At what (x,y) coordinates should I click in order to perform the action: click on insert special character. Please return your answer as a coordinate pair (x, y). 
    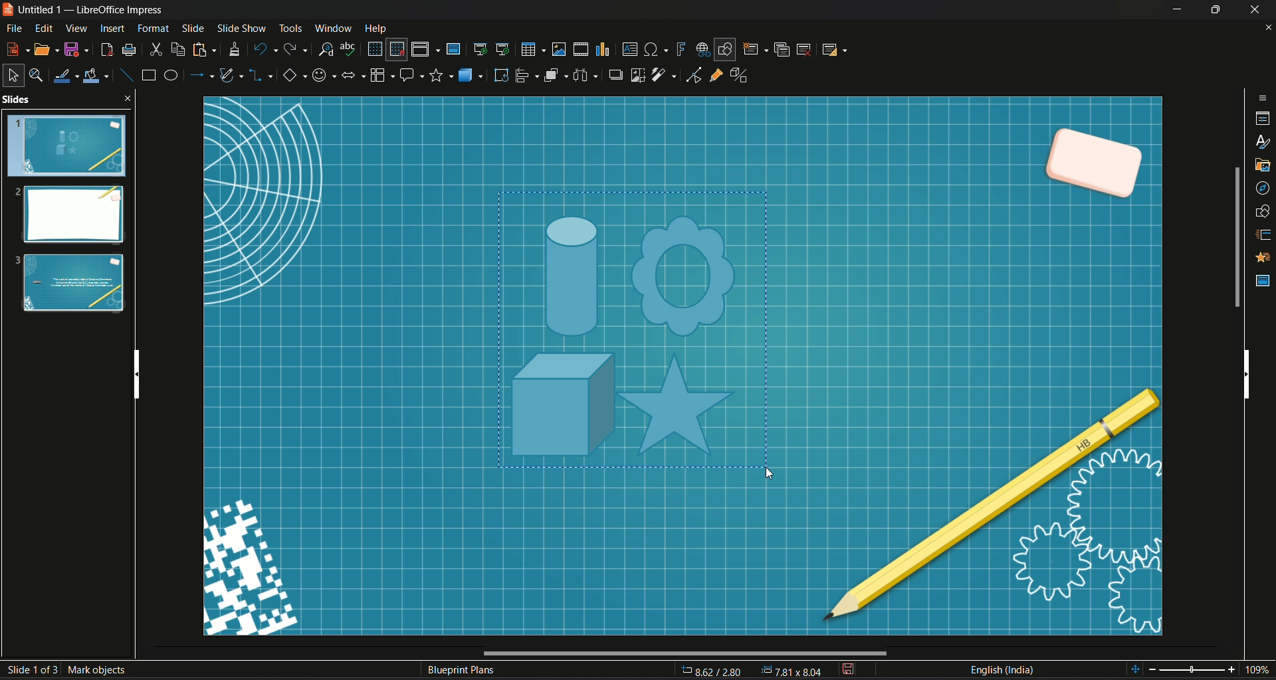
    Looking at the image, I should click on (657, 48).